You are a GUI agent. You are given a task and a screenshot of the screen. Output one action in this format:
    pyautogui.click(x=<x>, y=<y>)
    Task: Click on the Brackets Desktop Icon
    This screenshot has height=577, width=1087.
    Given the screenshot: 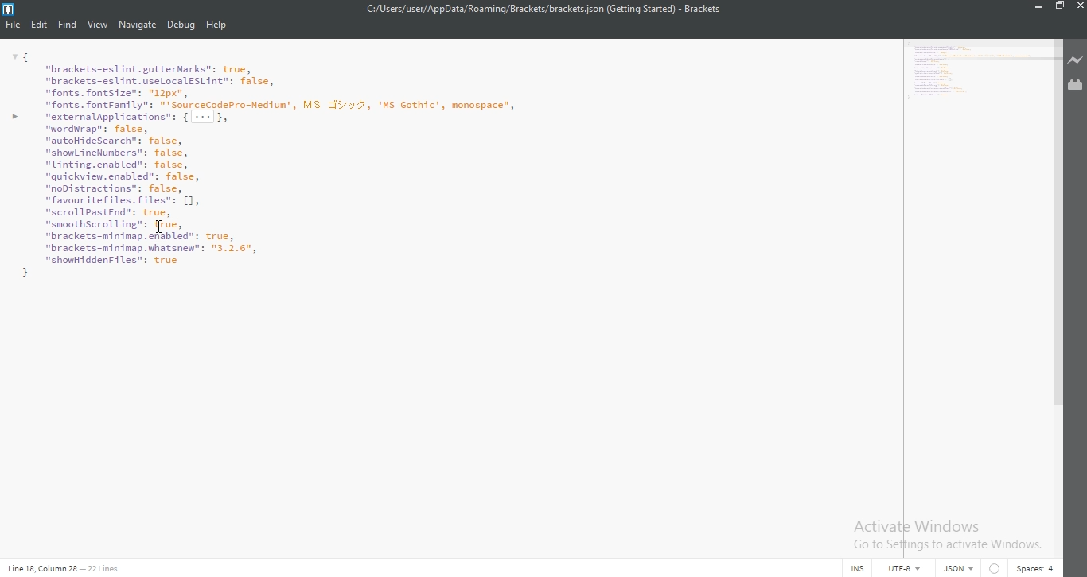 What is the action you would take?
    pyautogui.click(x=8, y=10)
    